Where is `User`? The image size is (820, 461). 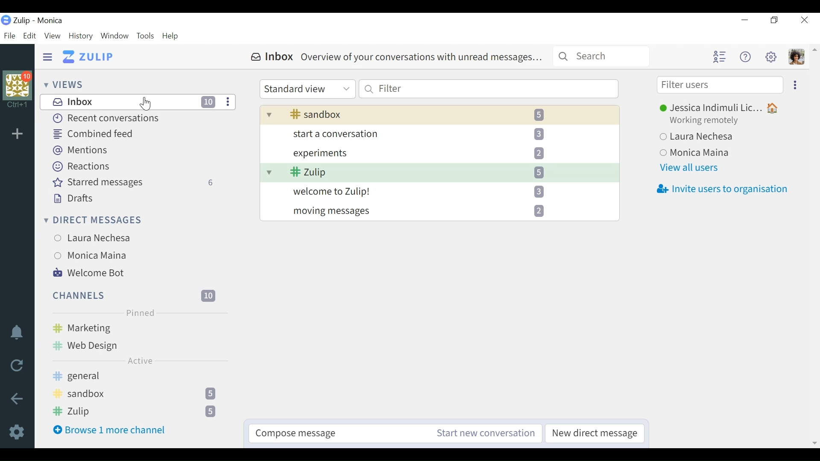
User is located at coordinates (699, 153).